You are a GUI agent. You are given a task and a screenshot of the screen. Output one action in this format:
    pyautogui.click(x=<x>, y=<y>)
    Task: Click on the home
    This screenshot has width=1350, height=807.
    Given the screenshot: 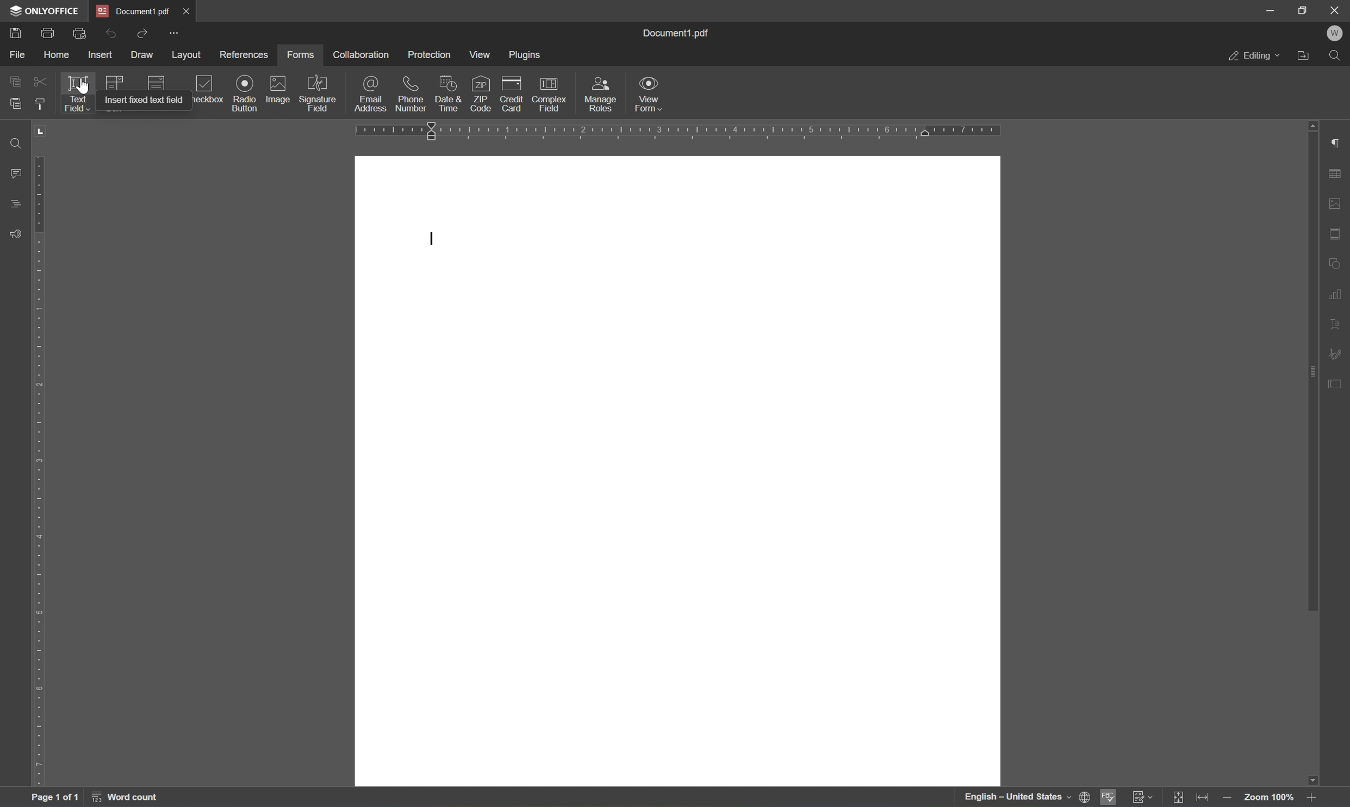 What is the action you would take?
    pyautogui.click(x=58, y=55)
    